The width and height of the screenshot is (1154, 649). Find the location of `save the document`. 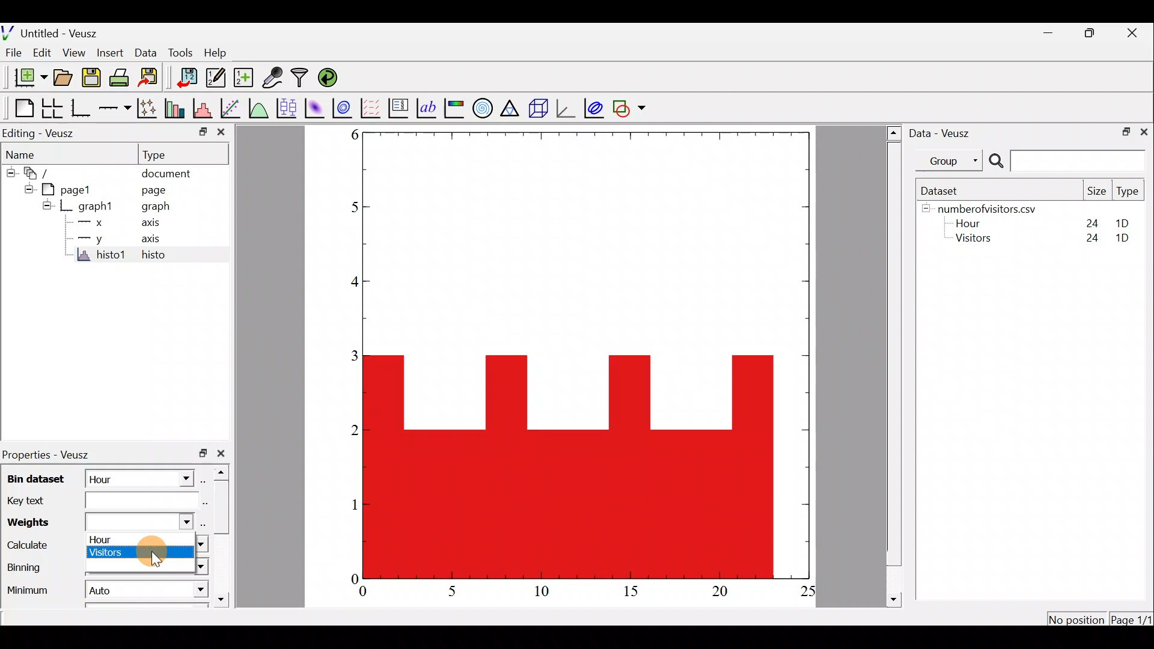

save the document is located at coordinates (91, 79).